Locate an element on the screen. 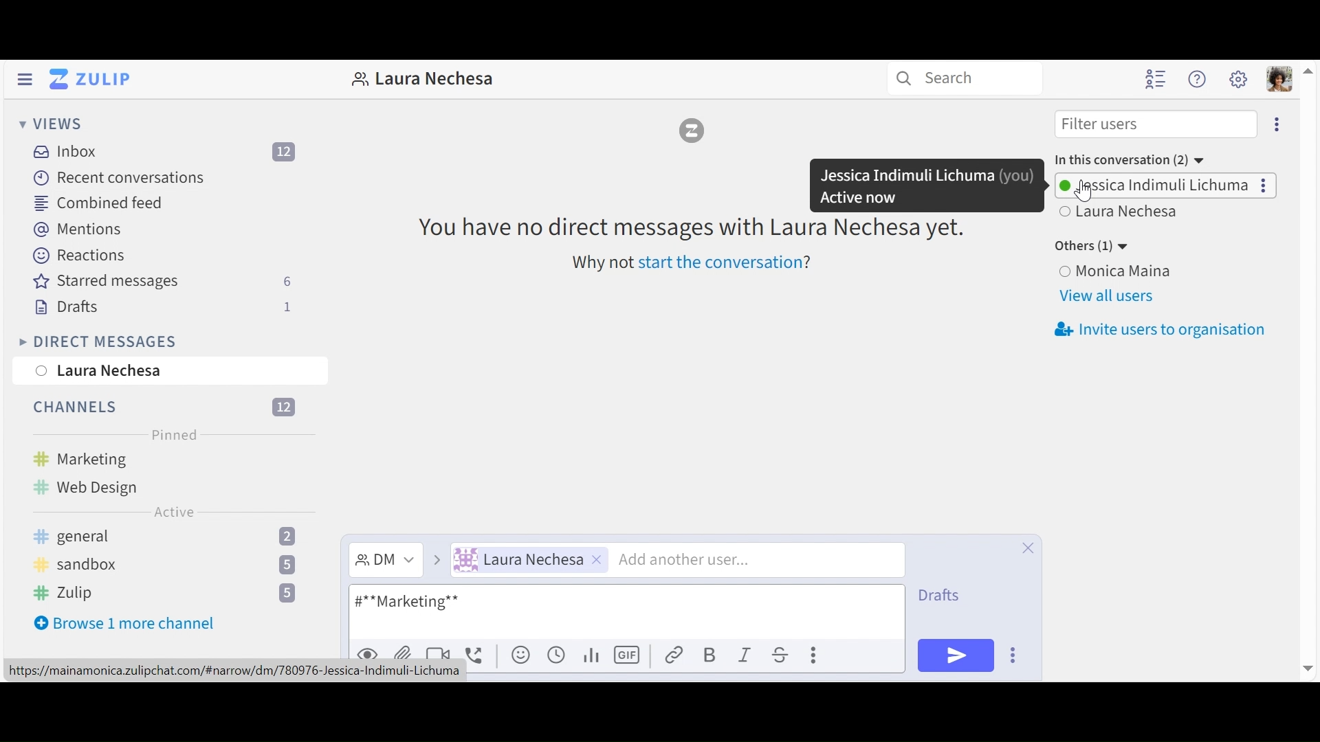 The height and width of the screenshot is (742, 1320). url is located at coordinates (234, 673).